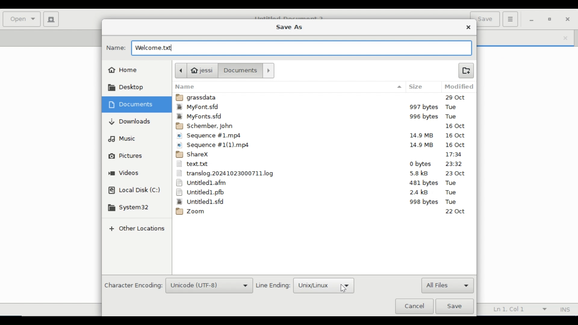 The height and width of the screenshot is (325, 578). What do you see at coordinates (322, 202) in the screenshot?
I see `Untitled1.sfd` at bounding box center [322, 202].